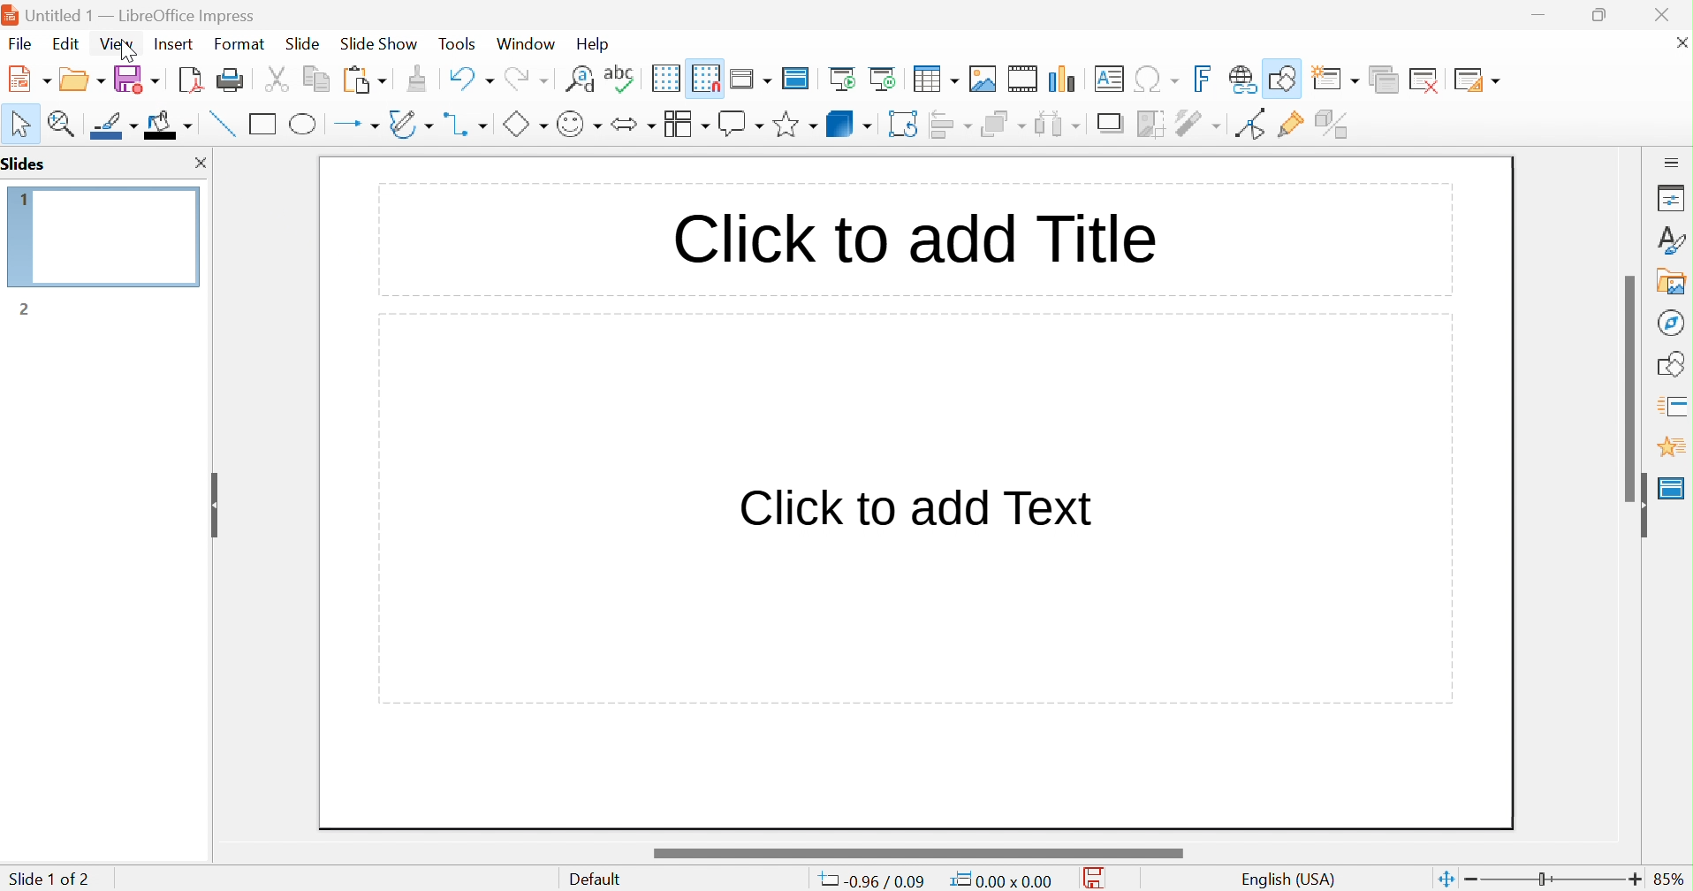 The height and width of the screenshot is (891, 1693). I want to click on cut, so click(277, 79).